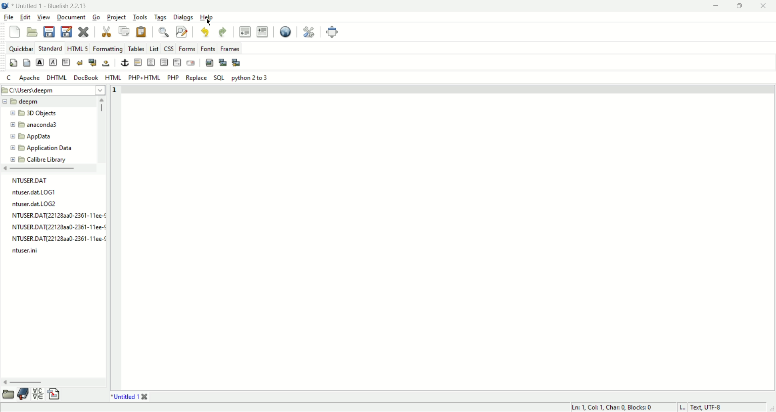  What do you see at coordinates (84, 32) in the screenshot?
I see `close` at bounding box center [84, 32].